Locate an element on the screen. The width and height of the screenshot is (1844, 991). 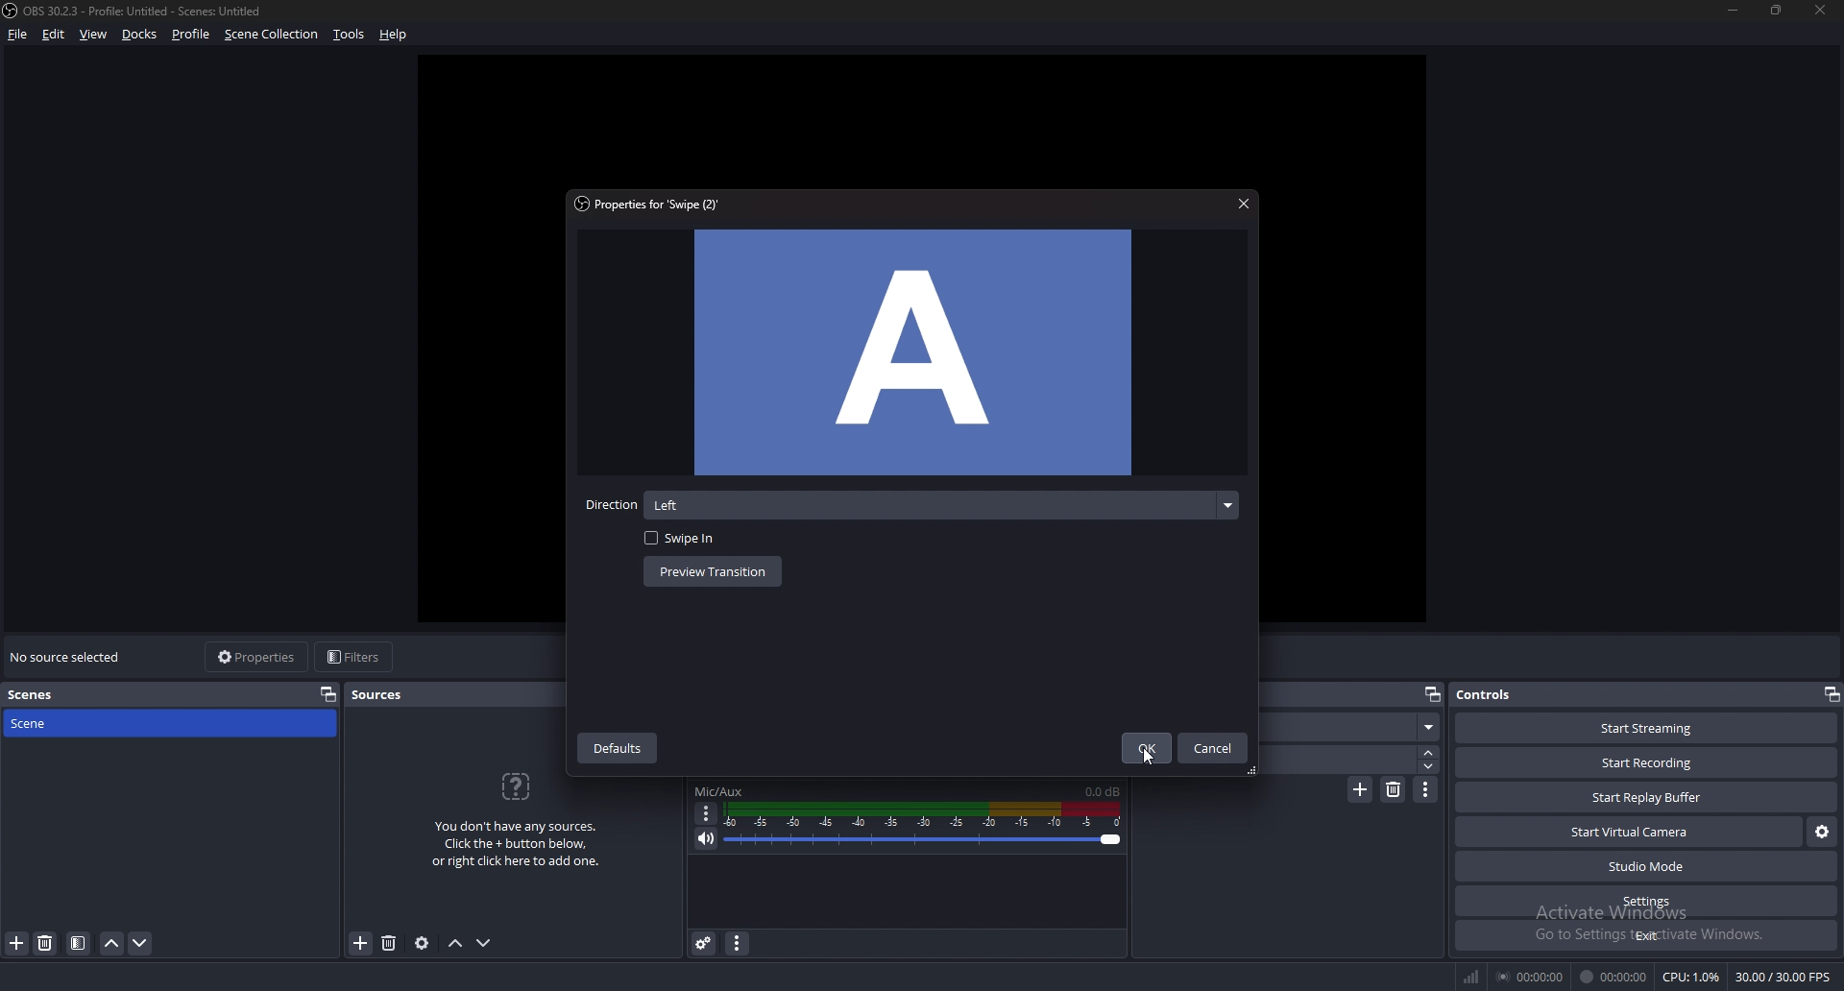
filters is located at coordinates (354, 657).